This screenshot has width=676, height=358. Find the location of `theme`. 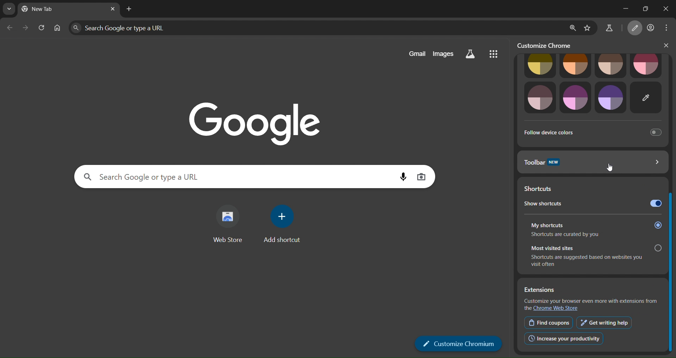

theme is located at coordinates (611, 97).